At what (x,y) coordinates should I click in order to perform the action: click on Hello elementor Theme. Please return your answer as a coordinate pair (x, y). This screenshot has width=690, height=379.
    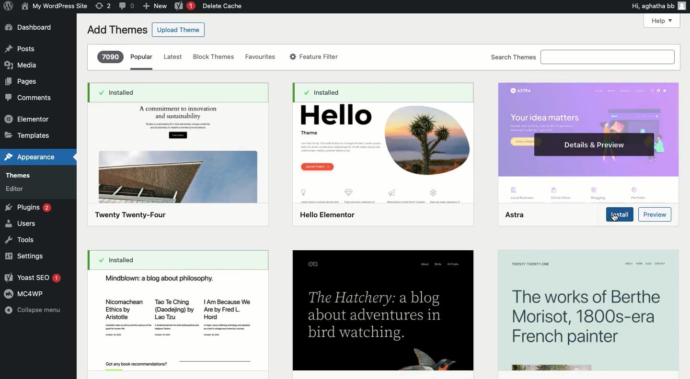
    Looking at the image, I should click on (381, 165).